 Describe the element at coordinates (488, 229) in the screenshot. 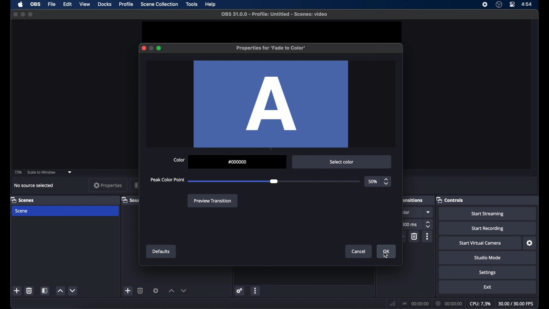

I see `start recording` at that location.